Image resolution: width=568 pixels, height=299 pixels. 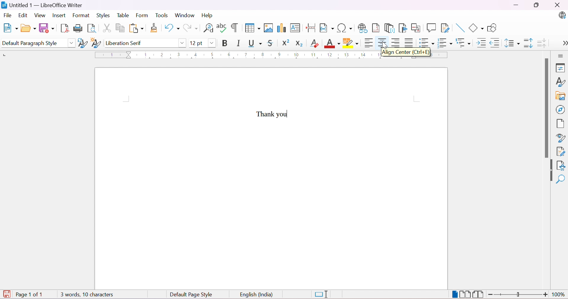 What do you see at coordinates (368, 43) in the screenshot?
I see `Align Left` at bounding box center [368, 43].